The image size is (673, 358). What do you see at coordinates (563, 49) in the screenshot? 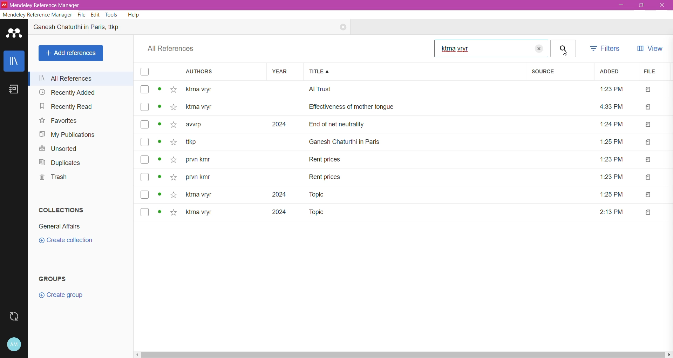
I see `Click to Search` at bounding box center [563, 49].